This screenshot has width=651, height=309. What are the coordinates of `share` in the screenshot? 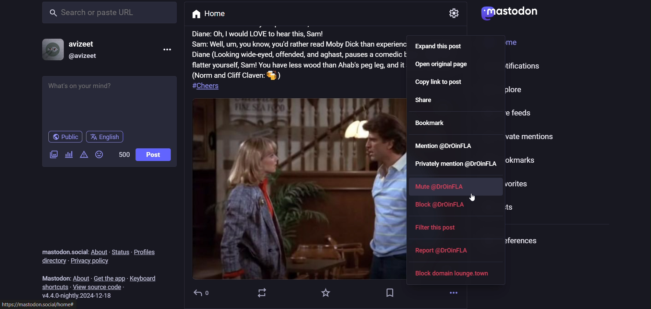 It's located at (432, 100).